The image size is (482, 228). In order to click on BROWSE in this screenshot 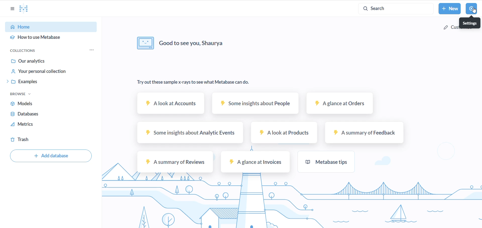, I will do `click(21, 94)`.